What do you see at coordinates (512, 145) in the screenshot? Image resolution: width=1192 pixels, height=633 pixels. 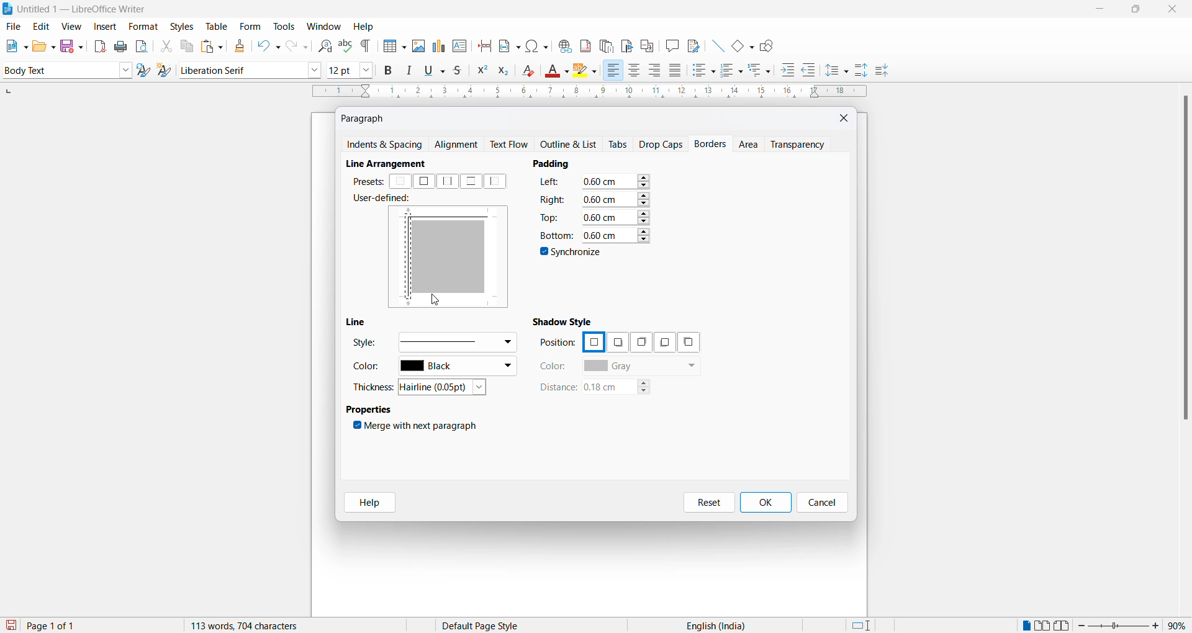 I see `text flow` at bounding box center [512, 145].